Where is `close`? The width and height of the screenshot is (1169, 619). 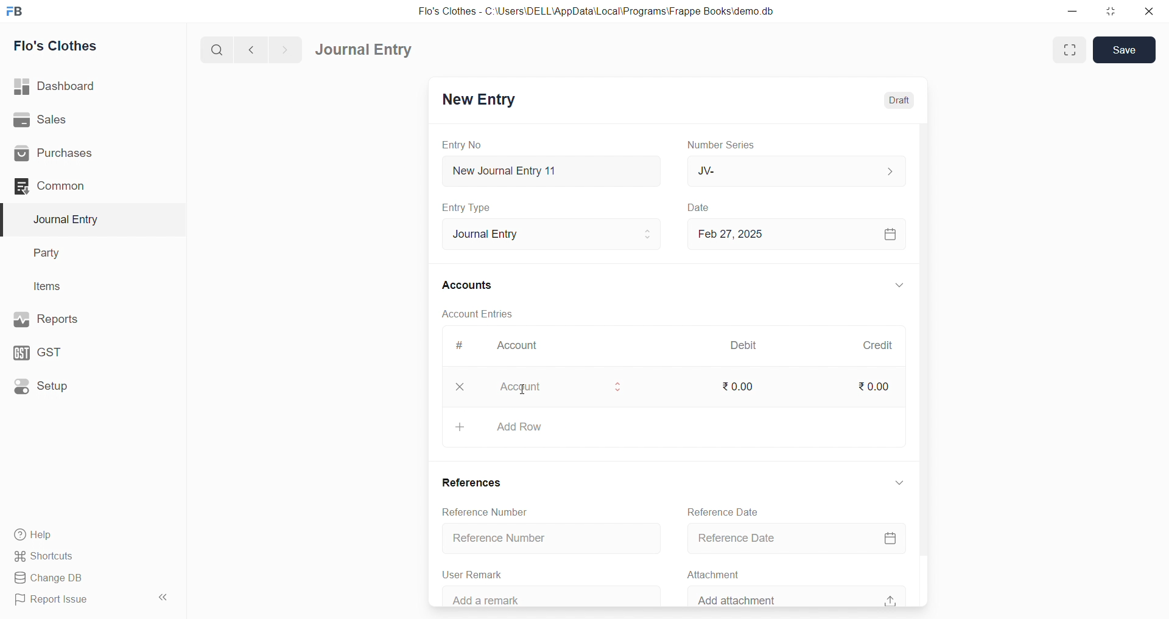 close is located at coordinates (1150, 11).